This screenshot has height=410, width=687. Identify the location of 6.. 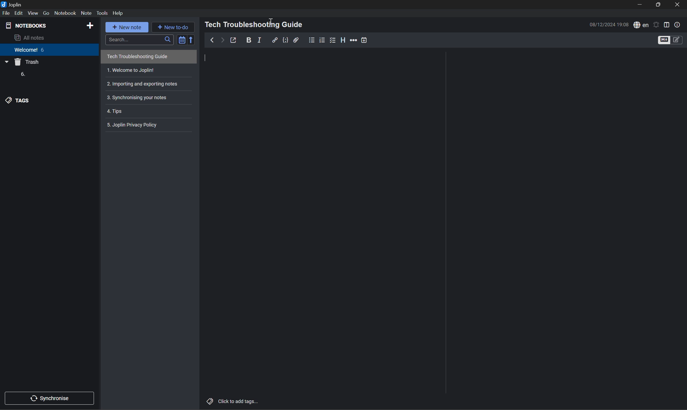
(22, 75).